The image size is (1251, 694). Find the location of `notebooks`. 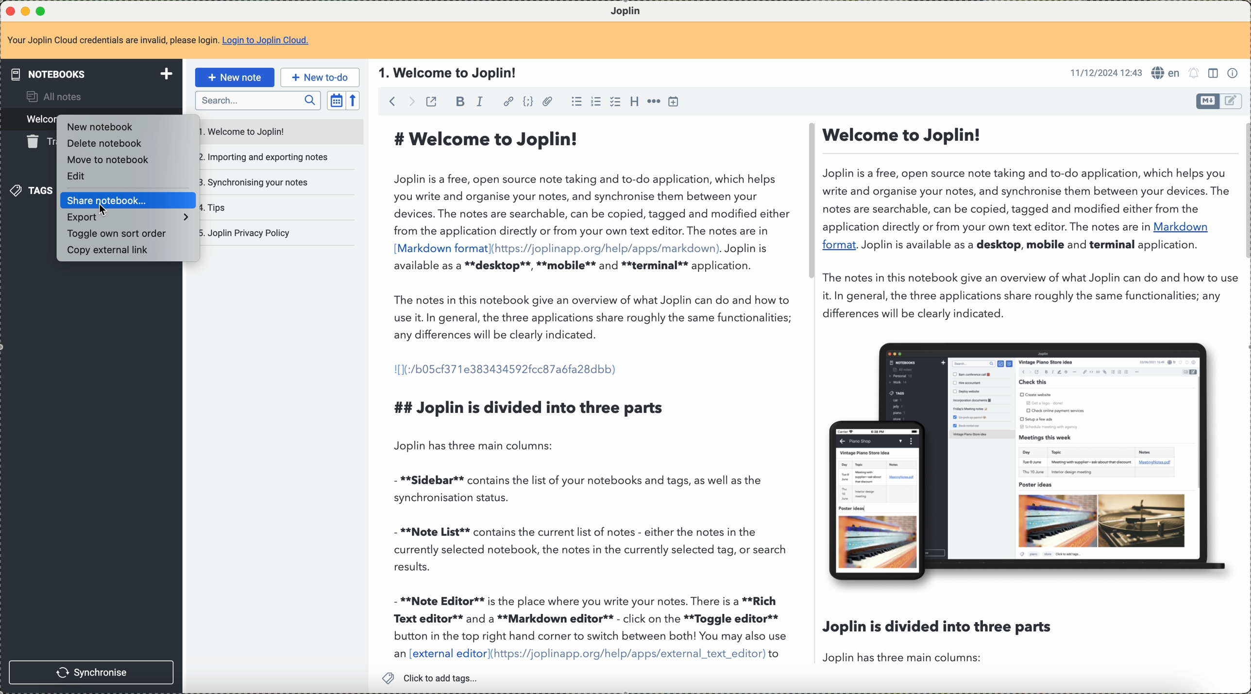

notebooks is located at coordinates (94, 74).